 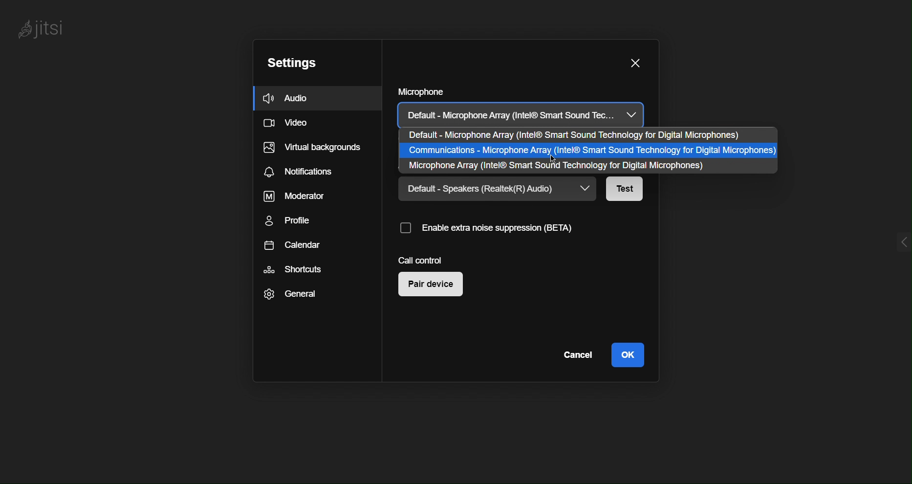 I want to click on Cancel, so click(x=575, y=356).